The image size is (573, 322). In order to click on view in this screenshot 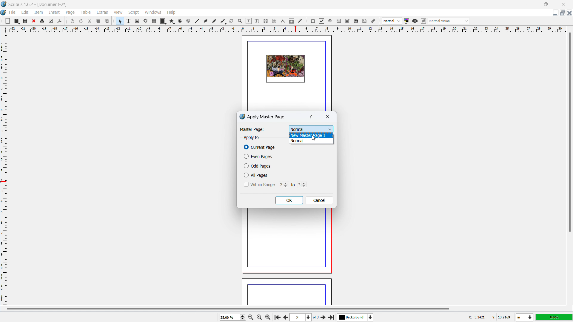, I will do `click(118, 13)`.